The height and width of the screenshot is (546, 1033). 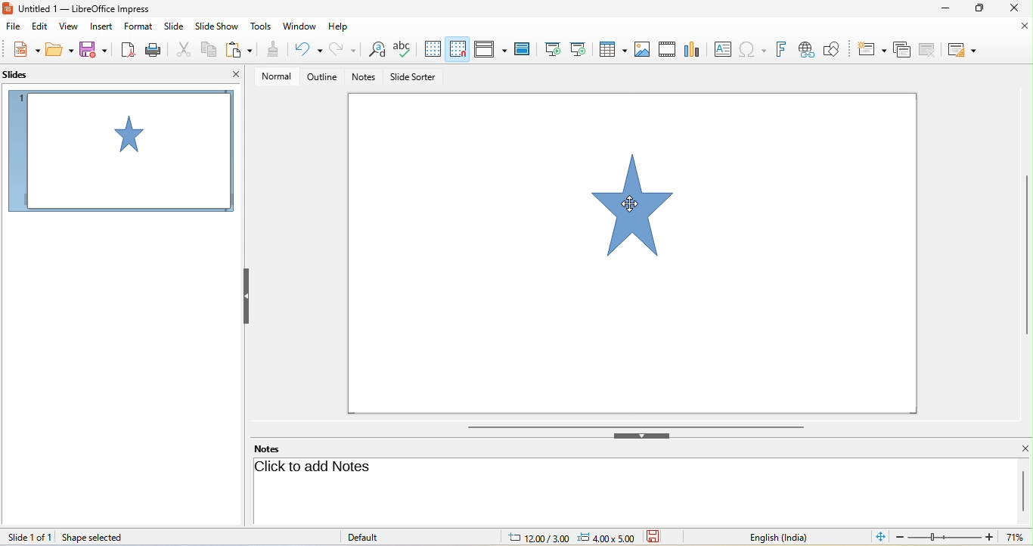 I want to click on fit slide to current window, so click(x=880, y=538).